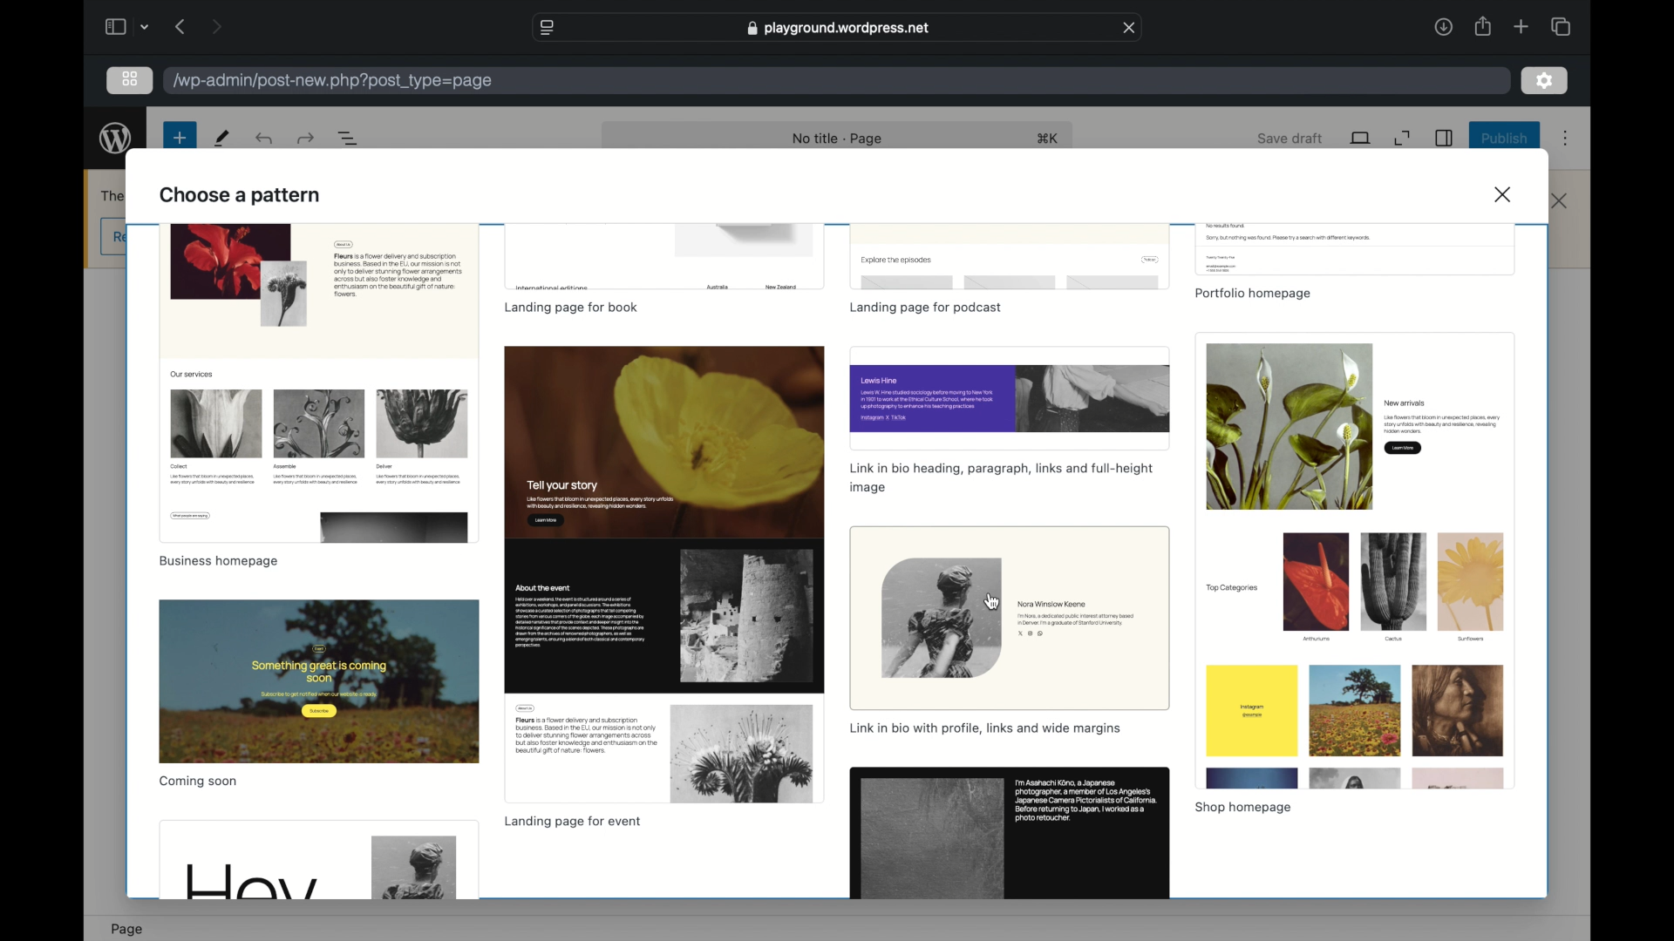 The image size is (1674, 941). What do you see at coordinates (1290, 138) in the screenshot?
I see `save draft` at bounding box center [1290, 138].